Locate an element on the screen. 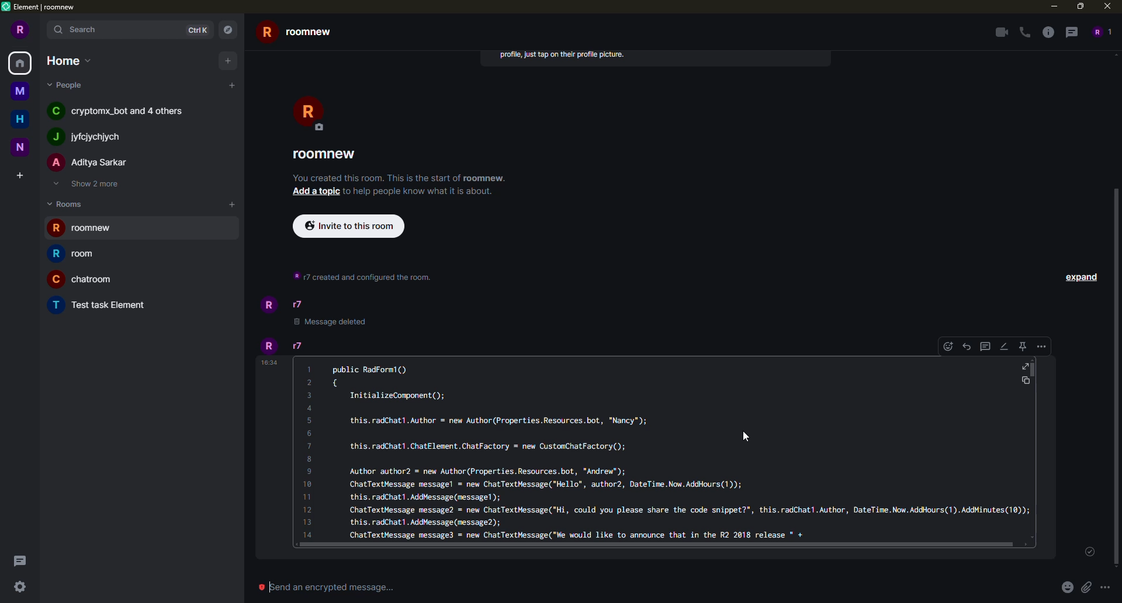 This screenshot has height=603, width=1122. r7 is located at coordinates (300, 345).